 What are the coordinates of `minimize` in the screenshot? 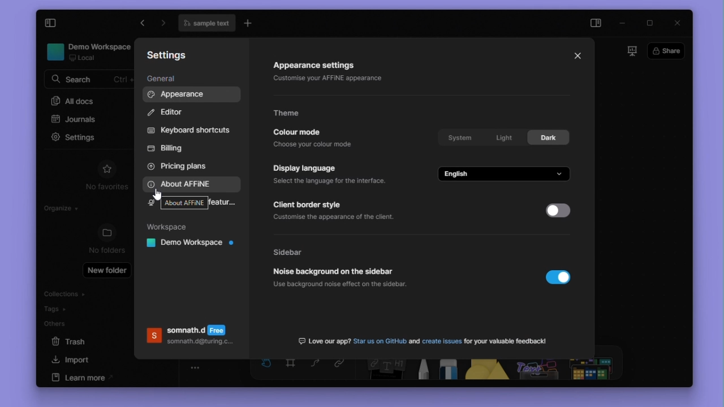 It's located at (627, 23).